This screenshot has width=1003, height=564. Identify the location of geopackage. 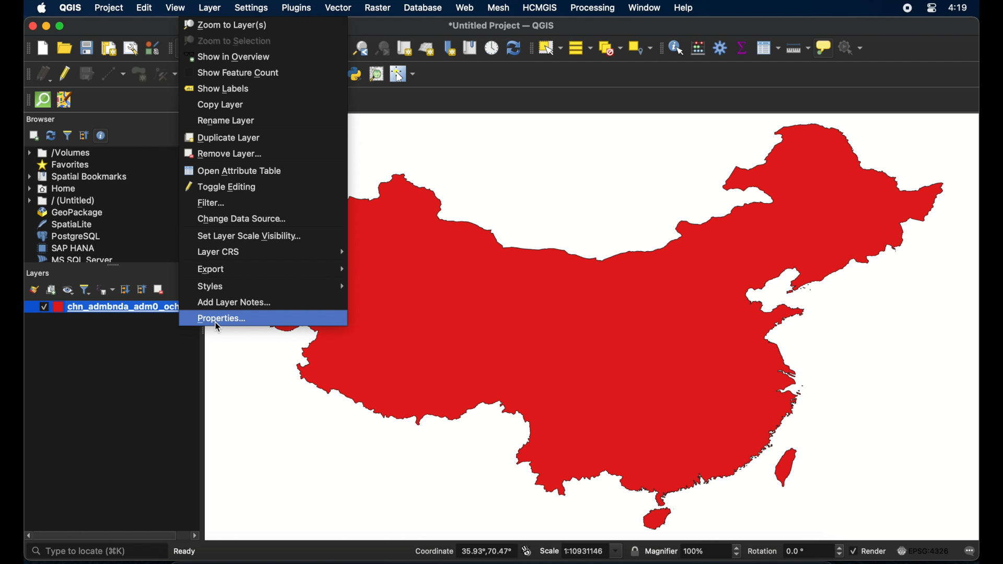
(70, 213).